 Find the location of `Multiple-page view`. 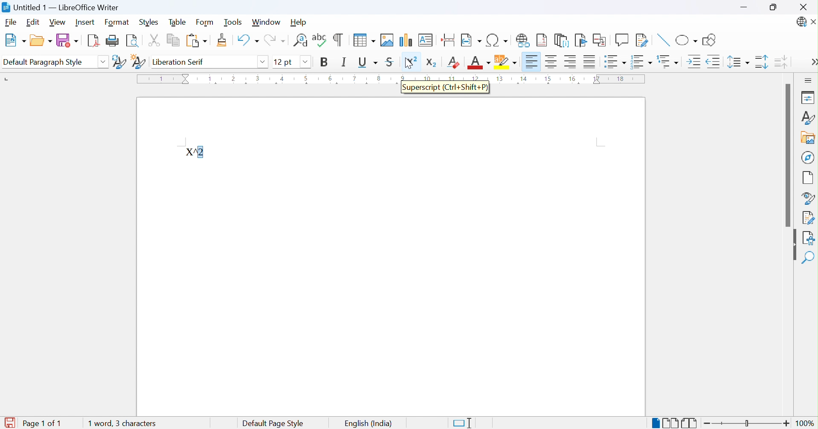

Multiple-page view is located at coordinates (671, 423).